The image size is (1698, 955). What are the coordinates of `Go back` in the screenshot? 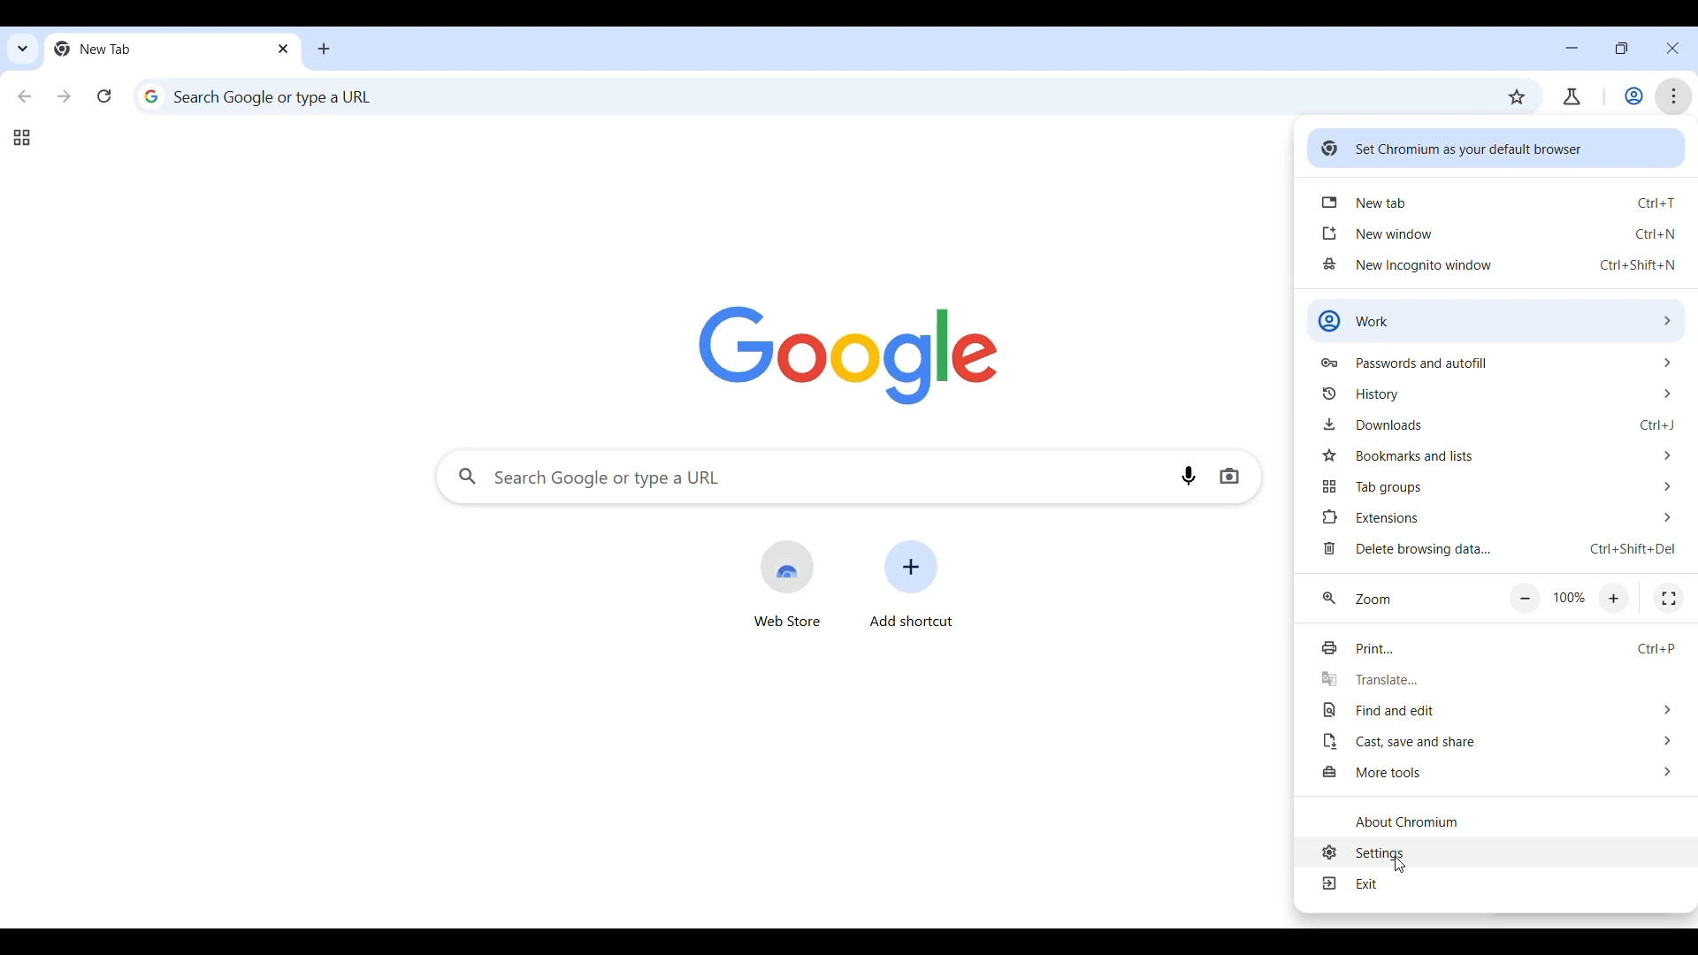 It's located at (26, 96).